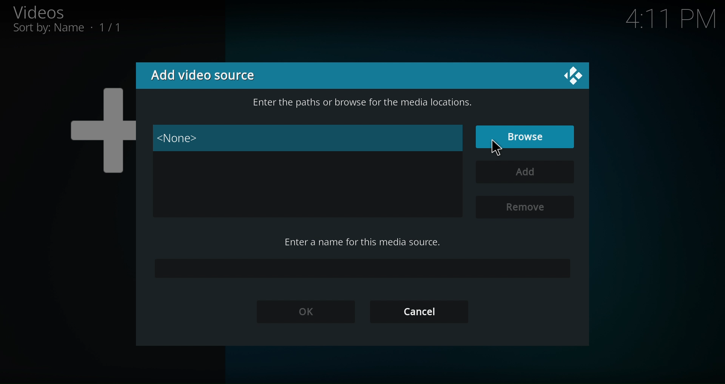 This screenshot has height=384, width=725. What do you see at coordinates (305, 311) in the screenshot?
I see `OK` at bounding box center [305, 311].